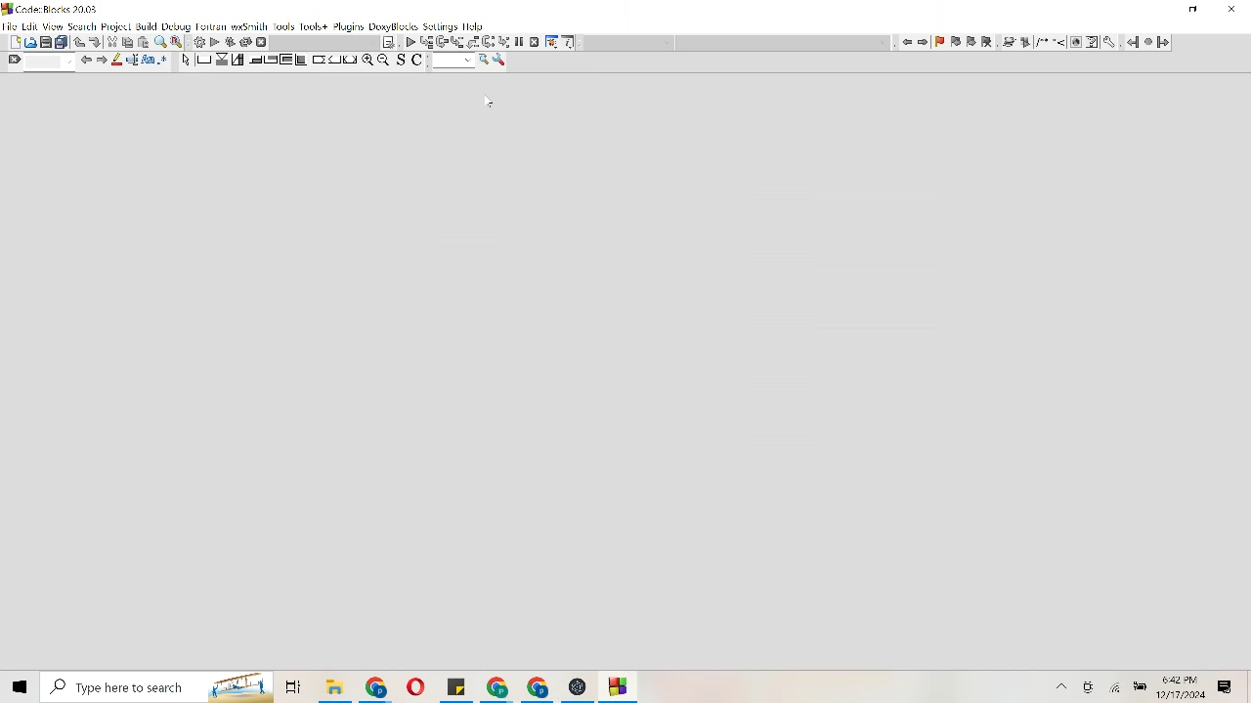 Image resolution: width=1251 pixels, height=703 pixels. What do you see at coordinates (147, 26) in the screenshot?
I see `Build` at bounding box center [147, 26].